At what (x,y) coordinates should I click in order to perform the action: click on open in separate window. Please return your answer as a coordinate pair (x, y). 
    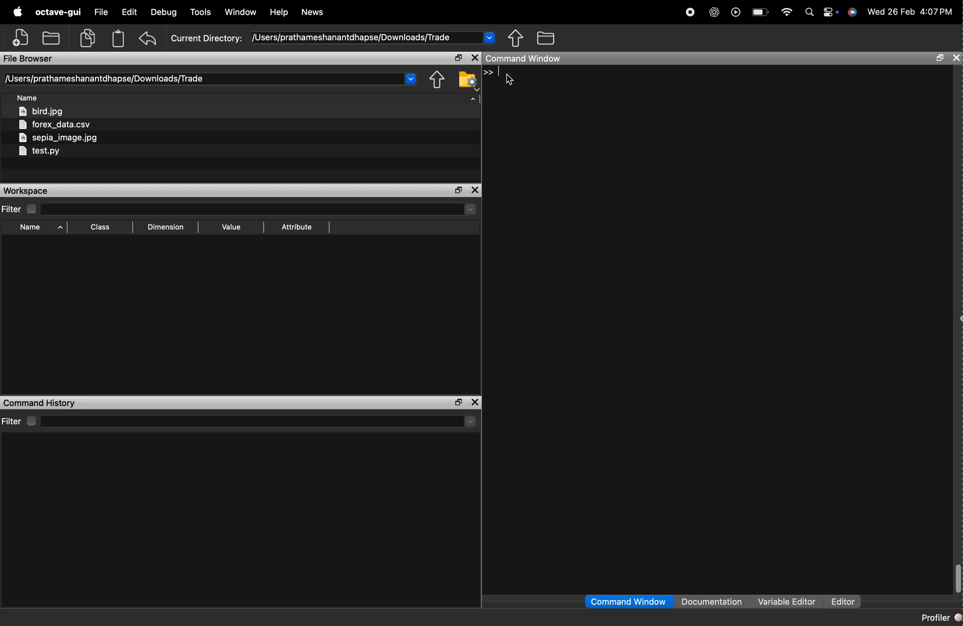
    Looking at the image, I should click on (459, 403).